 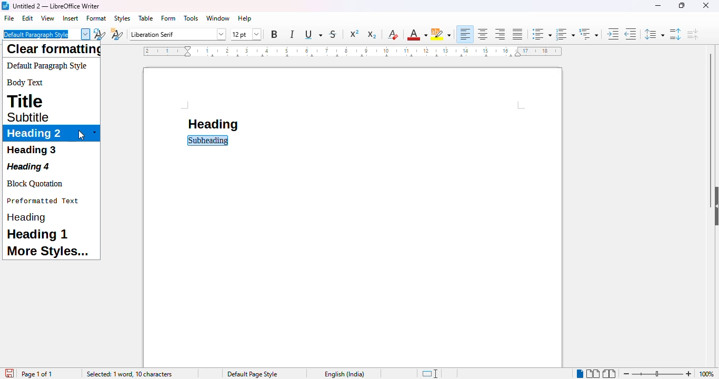 What do you see at coordinates (626, 373) in the screenshot?
I see `zoom out` at bounding box center [626, 373].